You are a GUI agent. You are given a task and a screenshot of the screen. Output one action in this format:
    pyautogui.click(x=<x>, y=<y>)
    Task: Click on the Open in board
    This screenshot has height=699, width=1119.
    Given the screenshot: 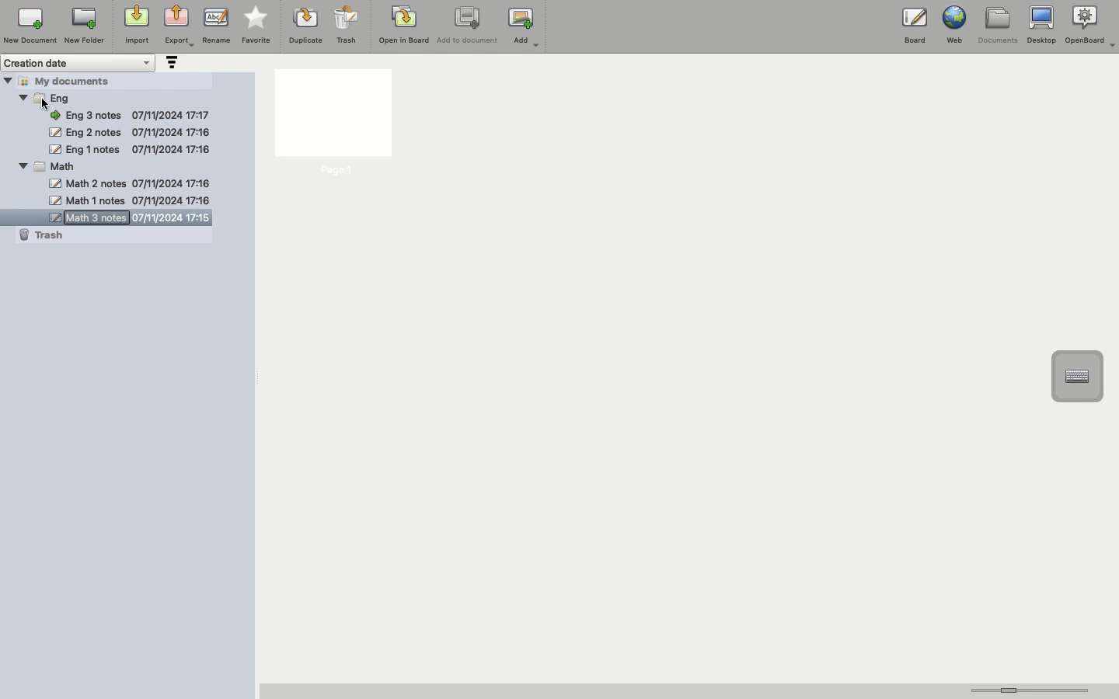 What is the action you would take?
    pyautogui.click(x=404, y=24)
    